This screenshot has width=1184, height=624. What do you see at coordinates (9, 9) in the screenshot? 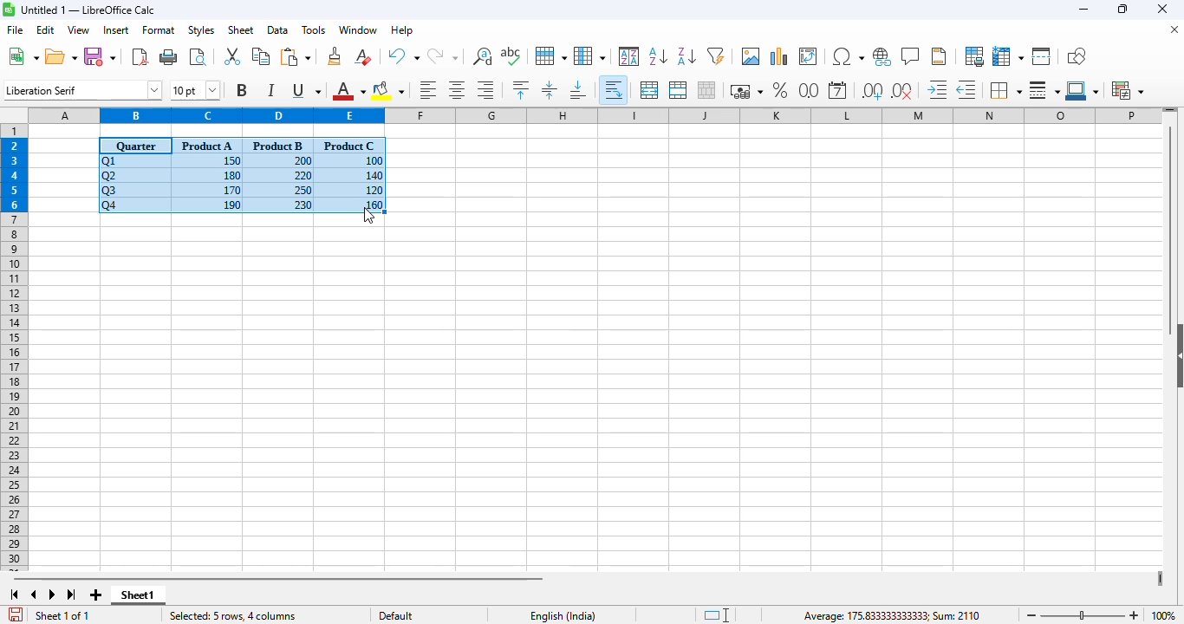
I see `logo` at bounding box center [9, 9].